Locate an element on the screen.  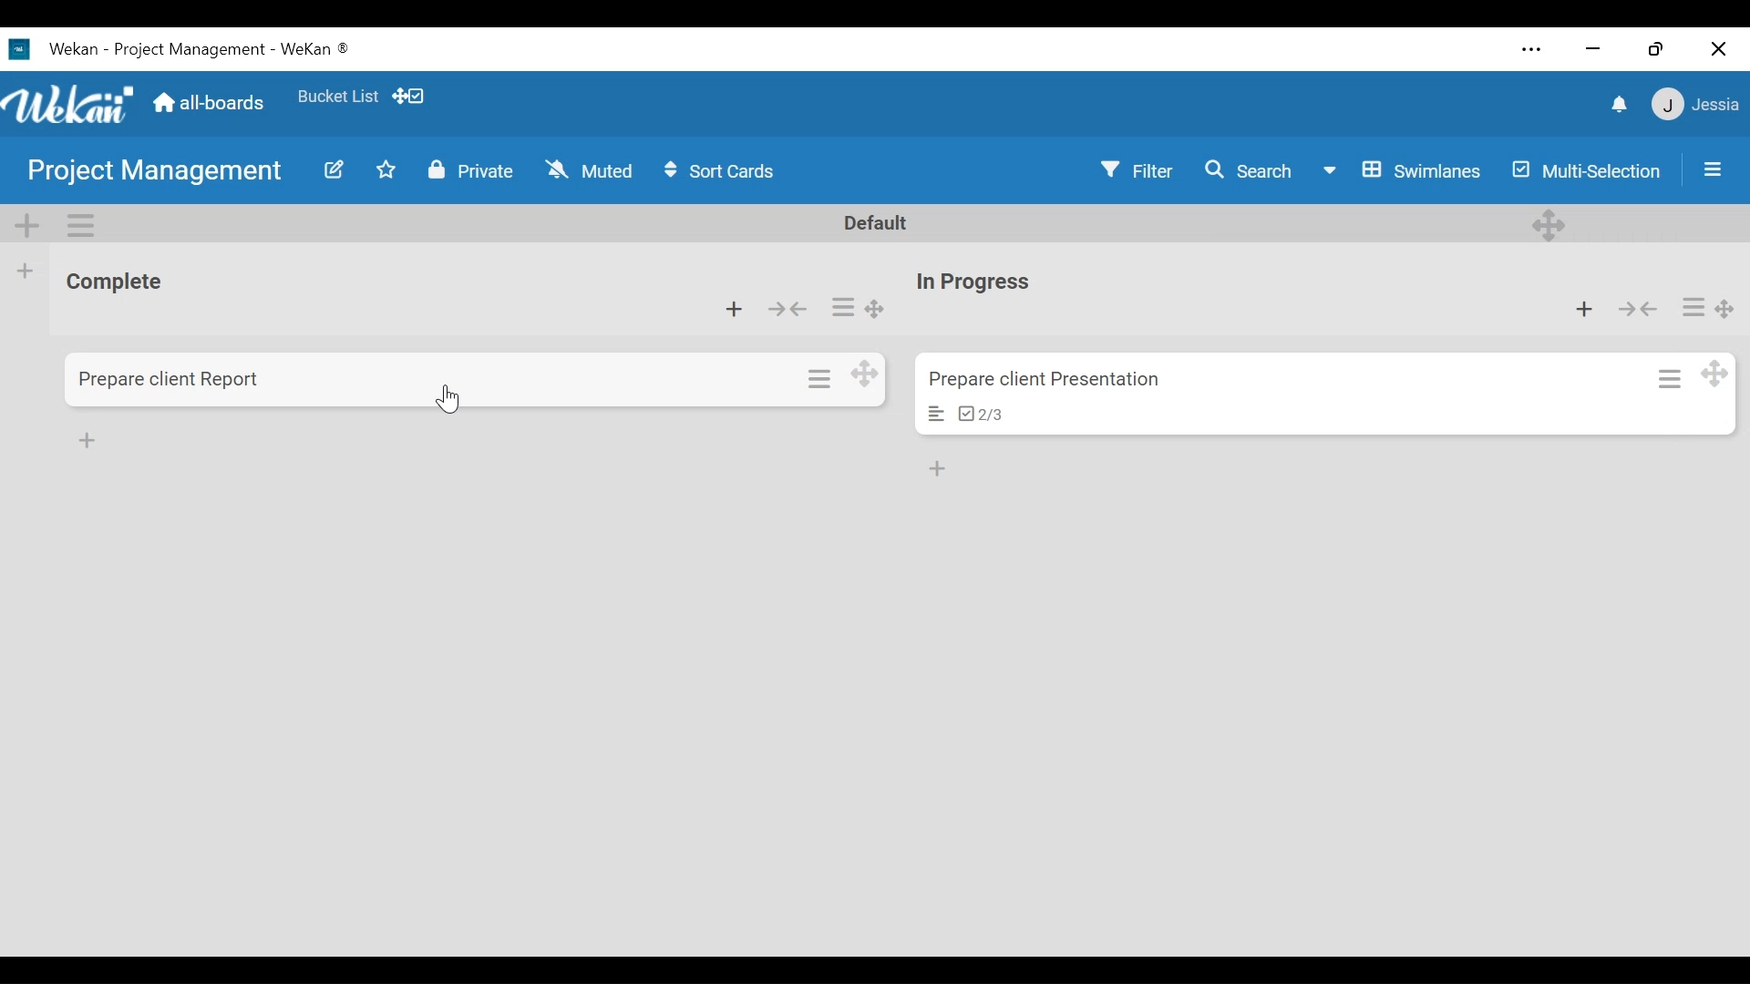
Desktop drag handle is located at coordinates (1715, 371).